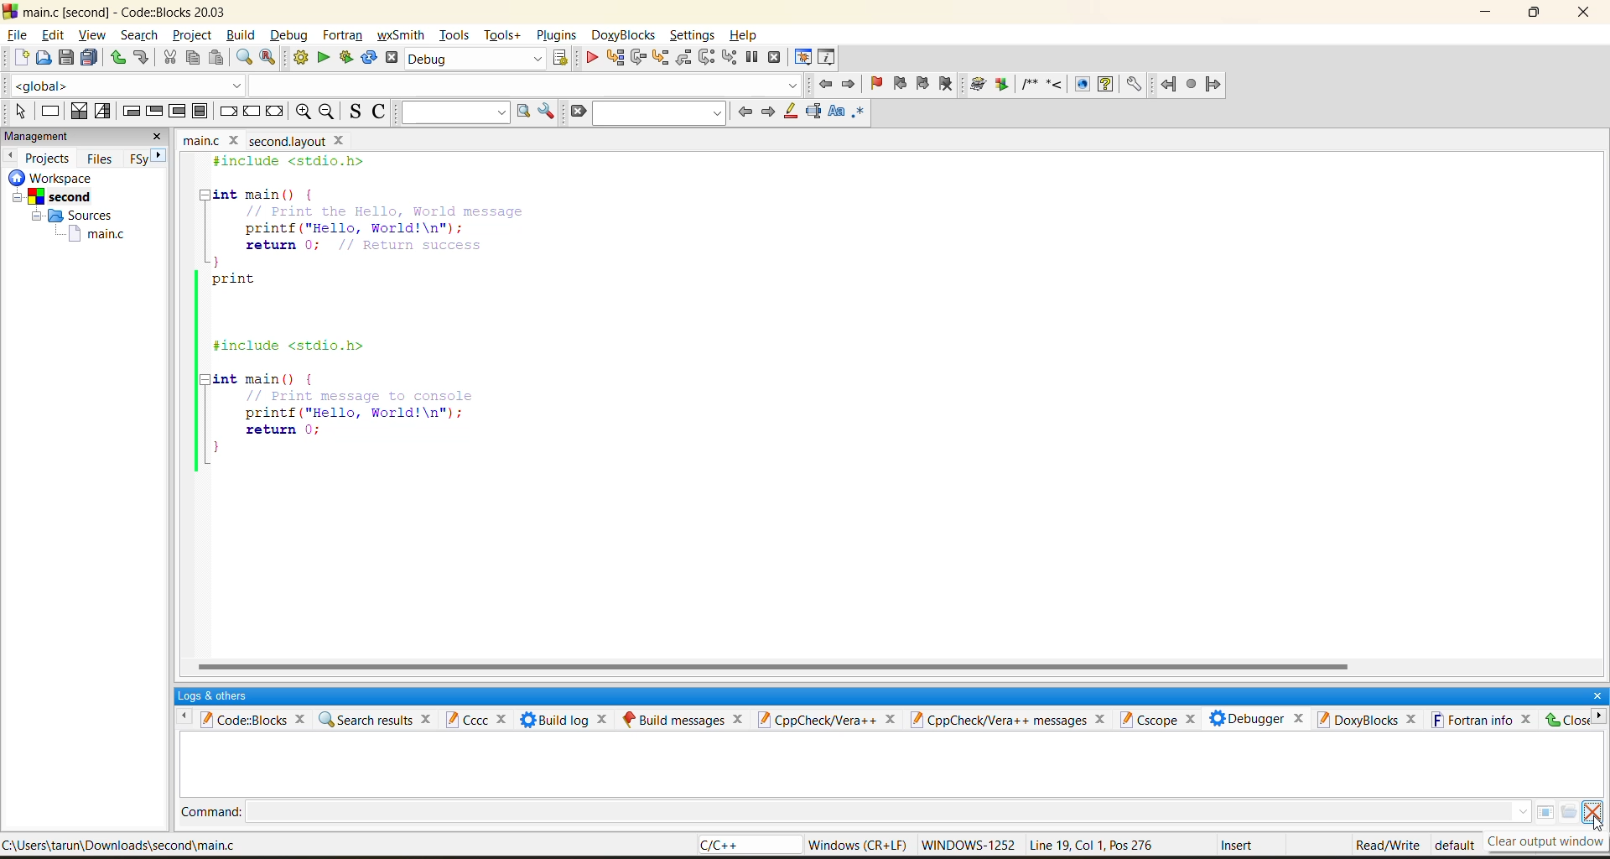 This screenshot has height=859, width=1610. Describe the element at coordinates (745, 112) in the screenshot. I see `previous` at that location.